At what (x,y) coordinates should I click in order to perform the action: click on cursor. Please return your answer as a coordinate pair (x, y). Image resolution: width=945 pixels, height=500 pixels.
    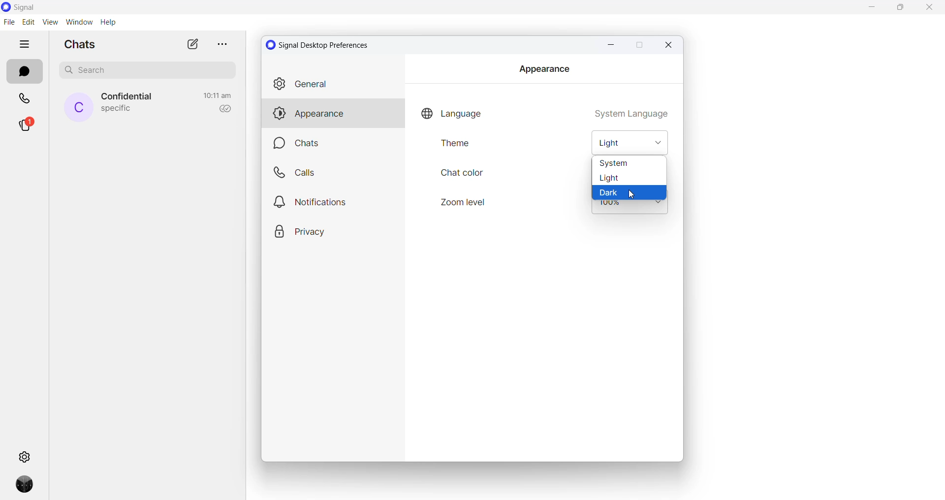
    Looking at the image, I should click on (632, 196).